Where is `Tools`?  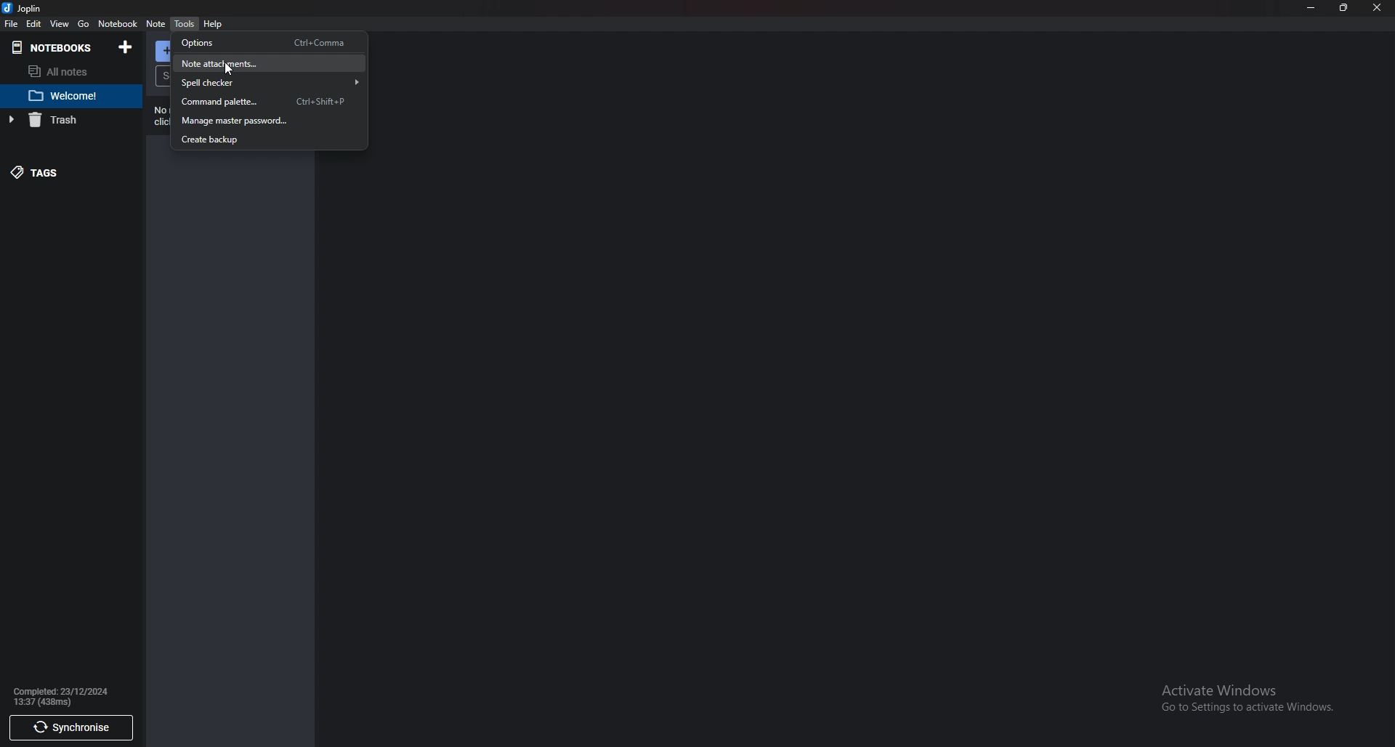
Tools is located at coordinates (184, 23).